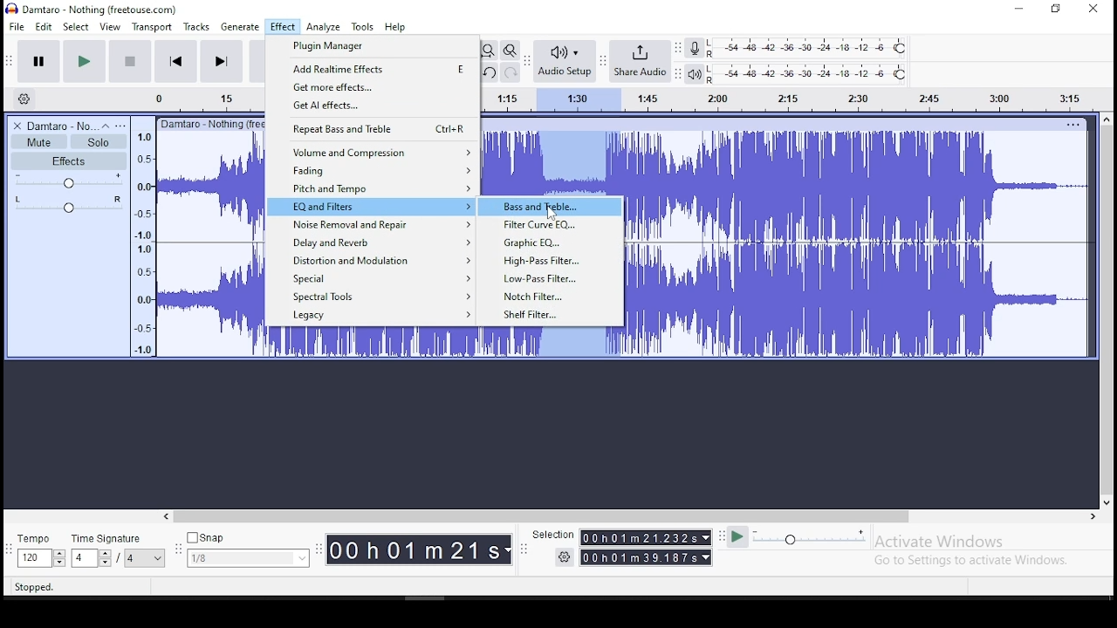 Image resolution: width=1117 pixels, height=628 pixels. What do you see at coordinates (152, 27) in the screenshot?
I see `transport` at bounding box center [152, 27].